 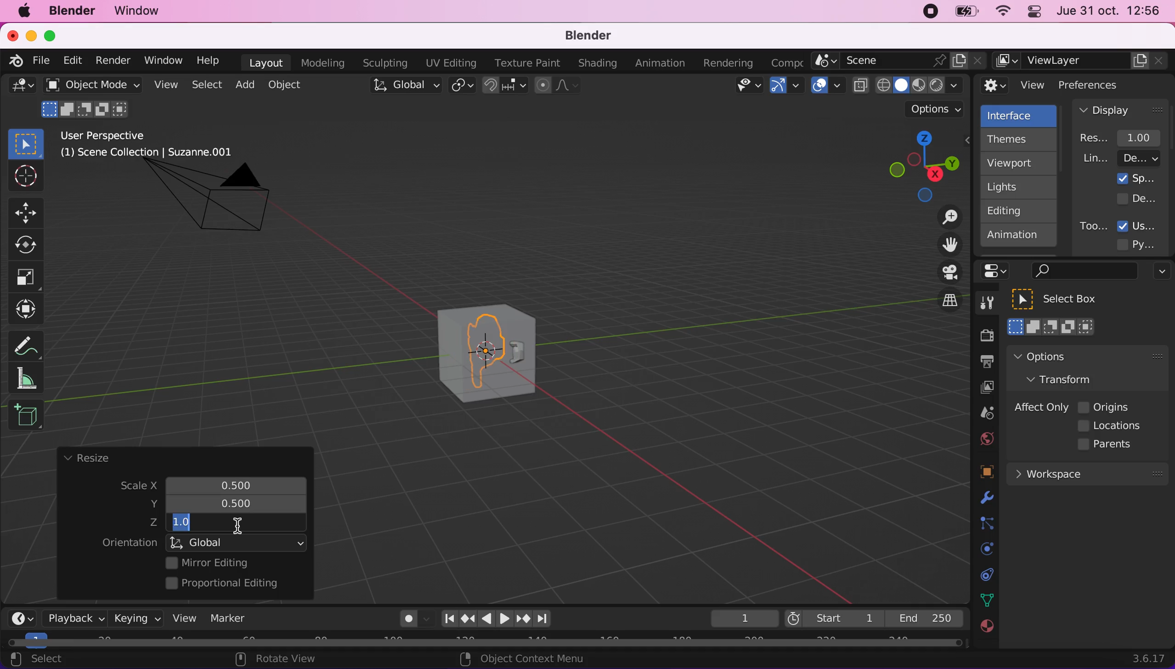 What do you see at coordinates (1121, 158) in the screenshot?
I see `line width` at bounding box center [1121, 158].